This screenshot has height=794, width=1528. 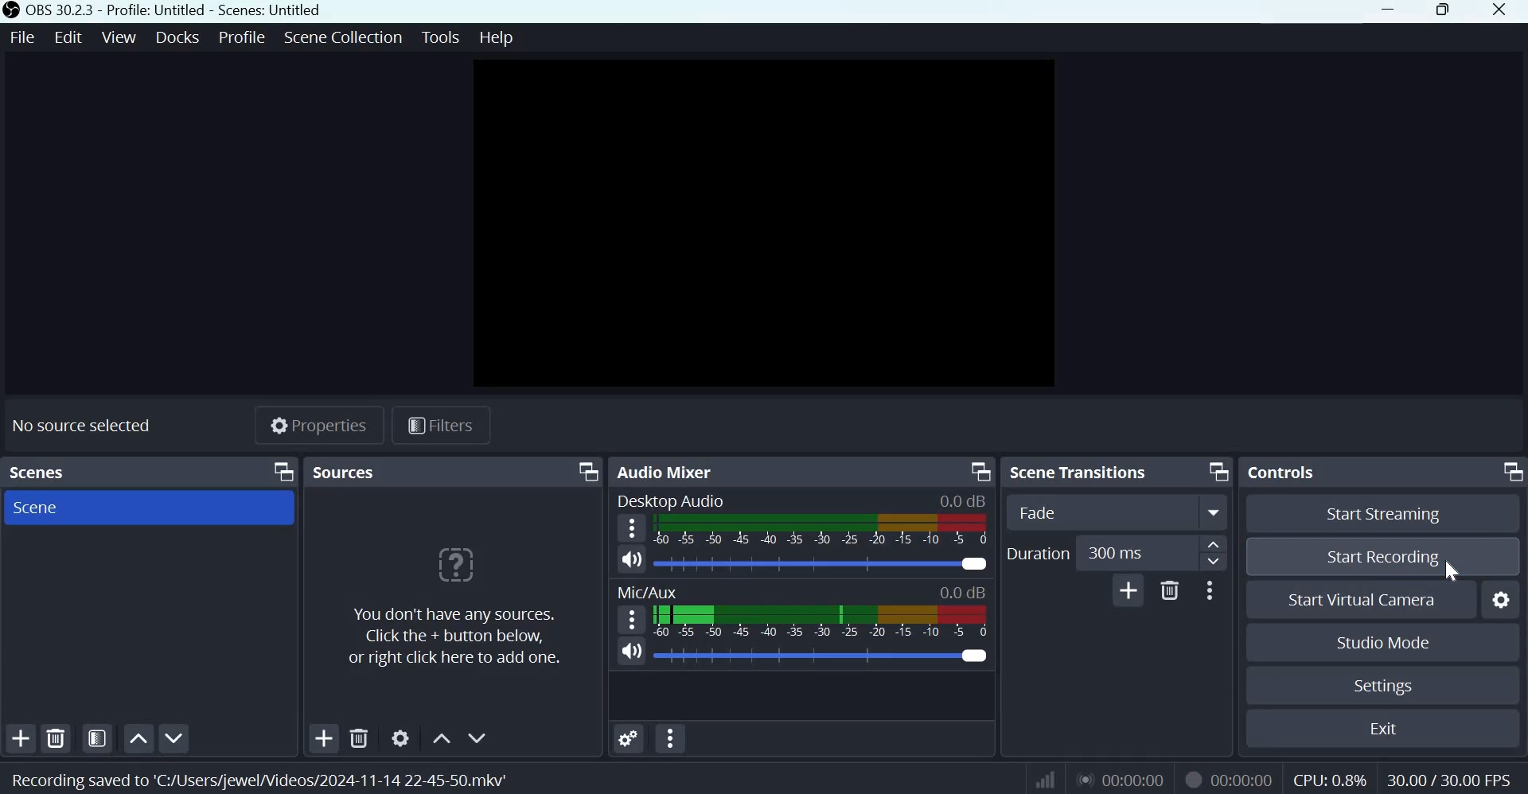 I want to click on Start streaming, so click(x=1380, y=514).